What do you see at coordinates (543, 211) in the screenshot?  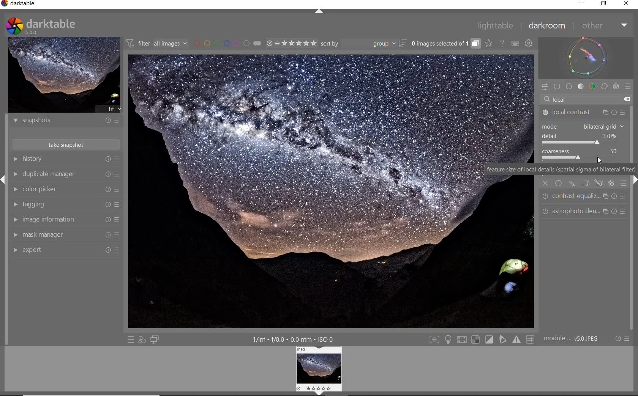 I see `Switched off` at bounding box center [543, 211].